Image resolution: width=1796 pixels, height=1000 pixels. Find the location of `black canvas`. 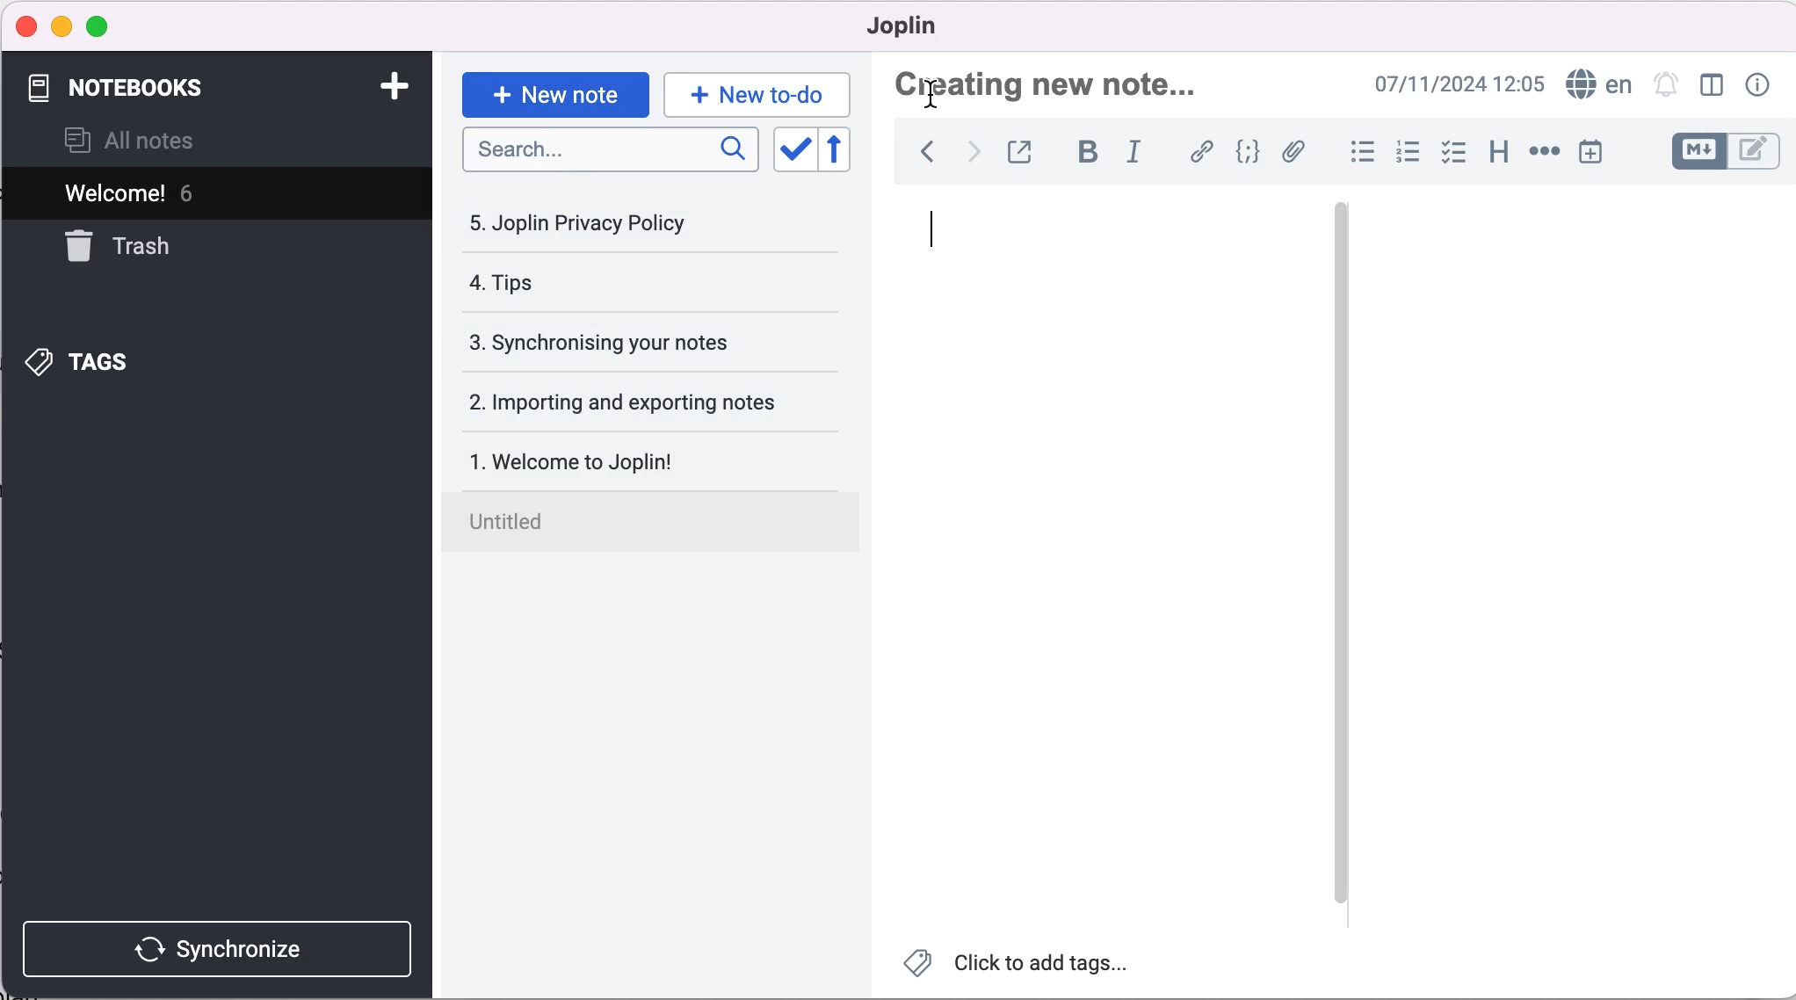

black canvas is located at coordinates (1110, 549).